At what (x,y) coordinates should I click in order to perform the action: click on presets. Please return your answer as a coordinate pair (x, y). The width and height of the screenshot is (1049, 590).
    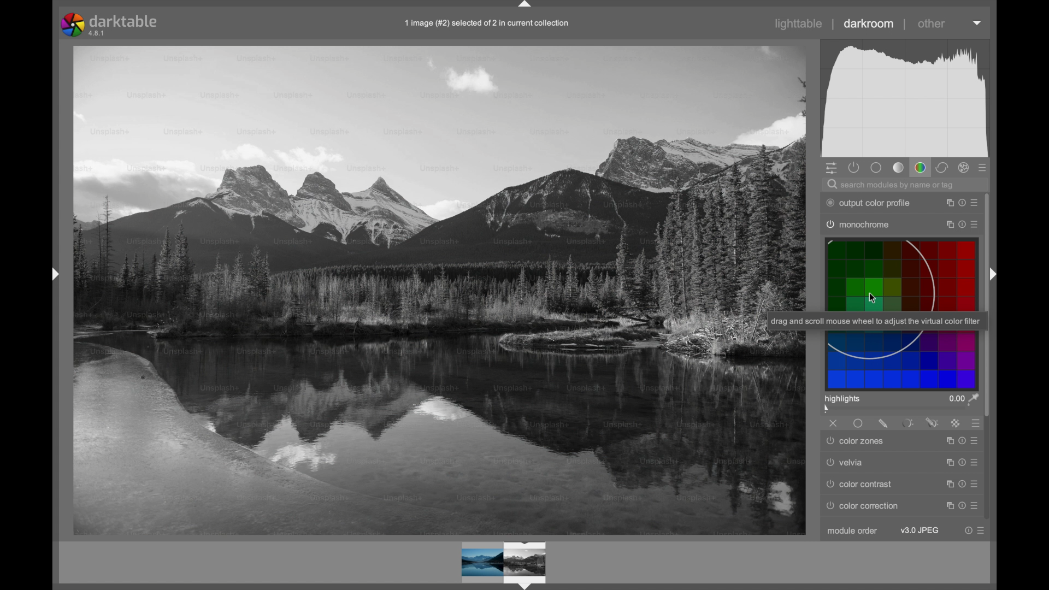
    Looking at the image, I should click on (983, 168).